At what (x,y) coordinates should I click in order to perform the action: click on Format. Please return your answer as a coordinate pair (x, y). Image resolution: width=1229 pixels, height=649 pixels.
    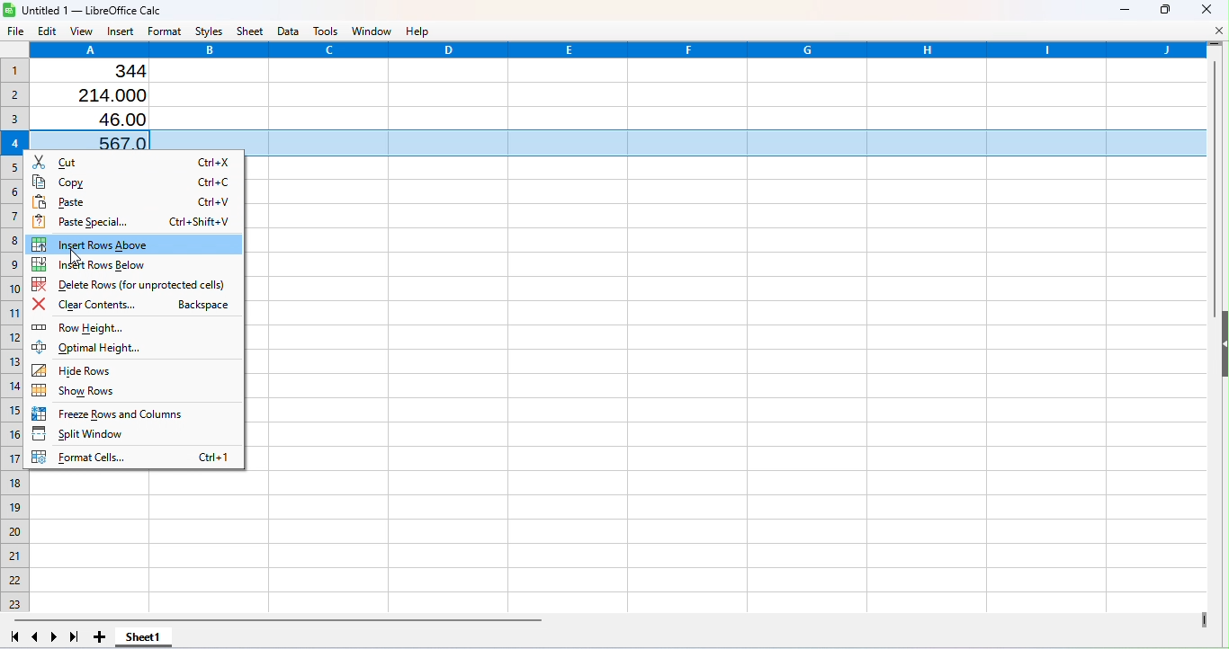
    Looking at the image, I should click on (166, 31).